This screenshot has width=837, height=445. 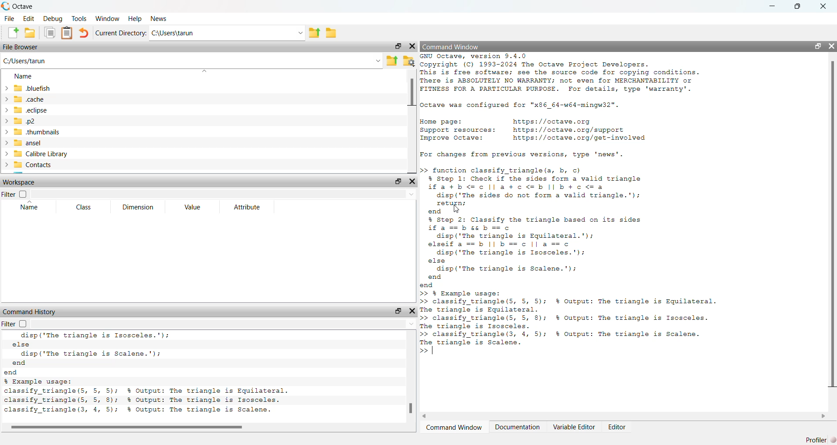 What do you see at coordinates (31, 166) in the screenshot?
I see `contacts` at bounding box center [31, 166].